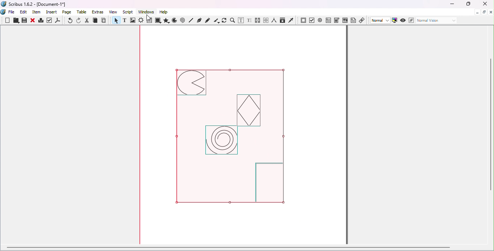  I want to click on Measurements, so click(274, 20).